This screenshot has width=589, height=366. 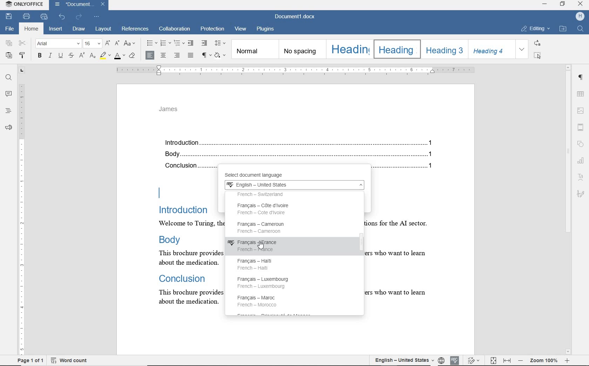 What do you see at coordinates (80, 29) in the screenshot?
I see `draw` at bounding box center [80, 29].